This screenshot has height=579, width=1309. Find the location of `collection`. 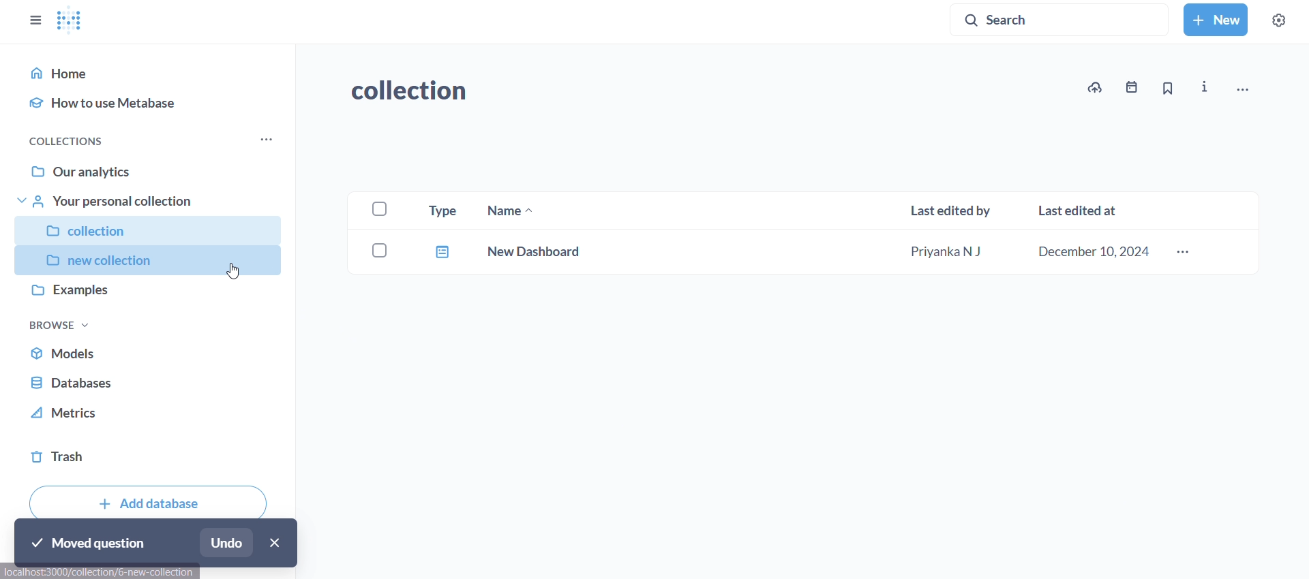

collection is located at coordinates (418, 93).